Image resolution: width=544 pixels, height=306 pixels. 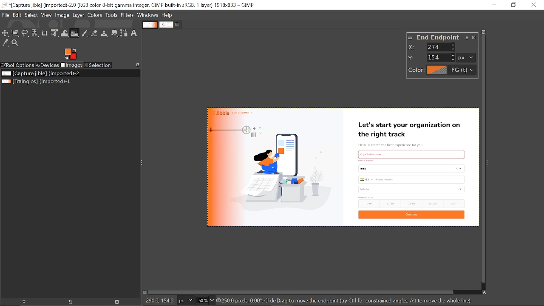 I want to click on Close, so click(x=533, y=5).